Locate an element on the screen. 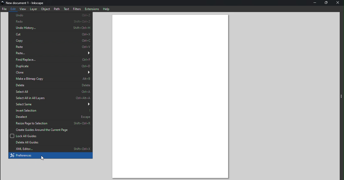  Create guides around the current page is located at coordinates (50, 130).